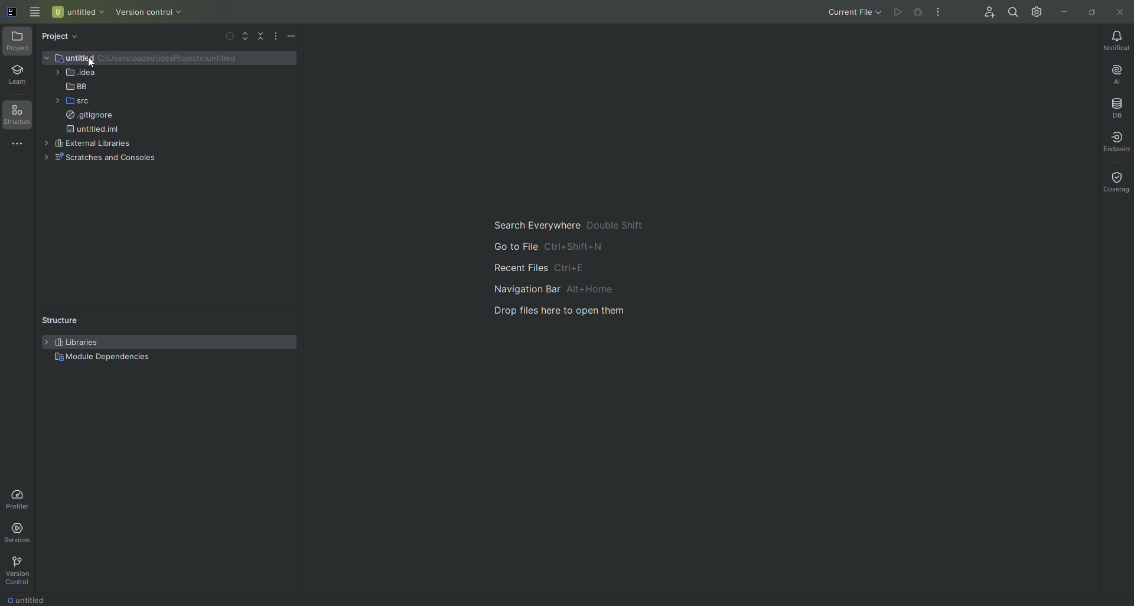 Image resolution: width=1134 pixels, height=606 pixels. I want to click on Current File, so click(851, 11).